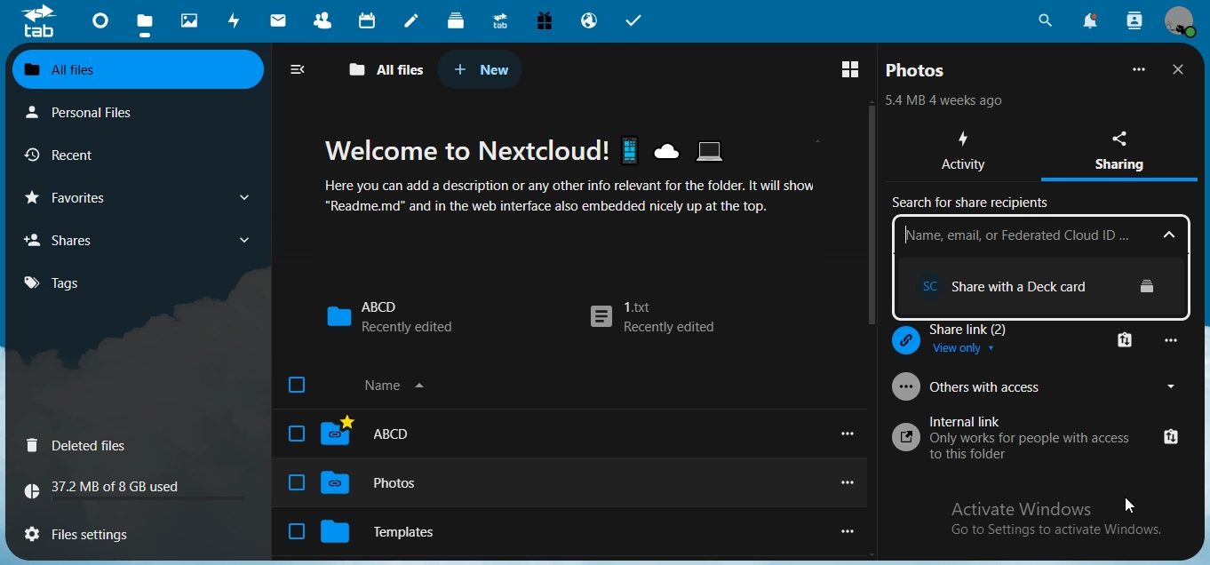  What do you see at coordinates (238, 20) in the screenshot?
I see `activity` at bounding box center [238, 20].